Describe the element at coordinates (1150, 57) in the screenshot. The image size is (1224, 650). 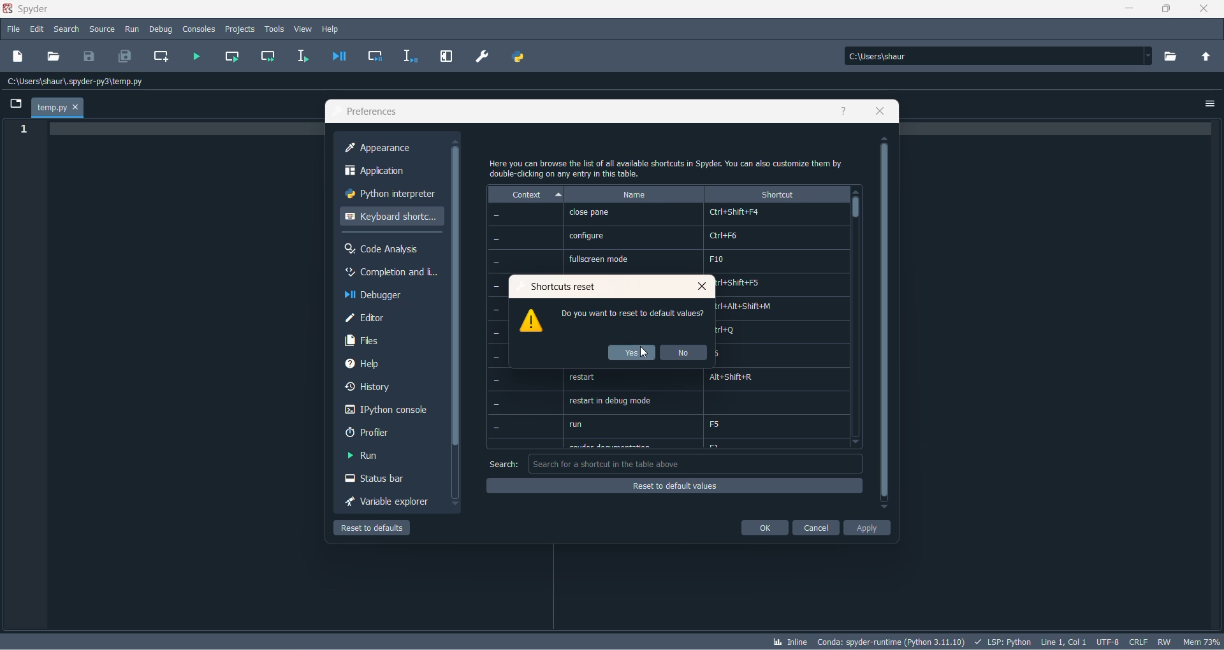
I see `path dropdown` at that location.